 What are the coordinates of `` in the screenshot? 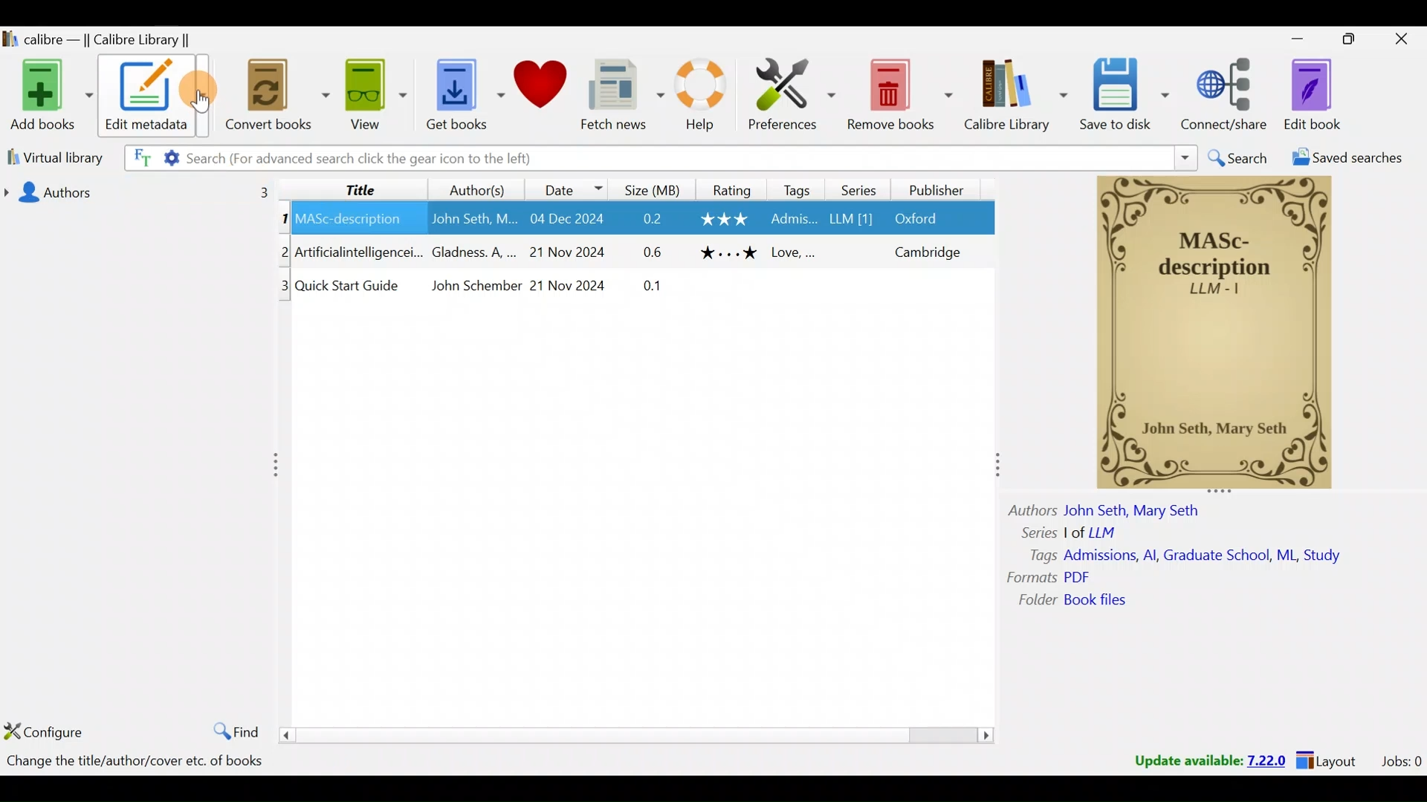 It's located at (473, 289).